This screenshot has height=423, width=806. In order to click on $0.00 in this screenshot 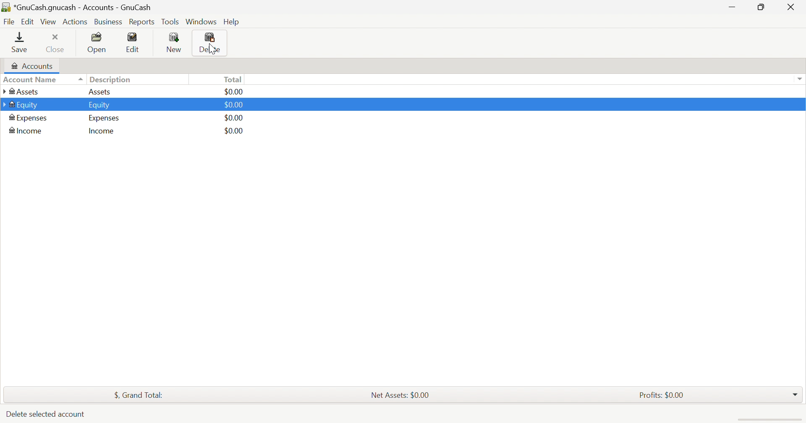, I will do `click(236, 105)`.